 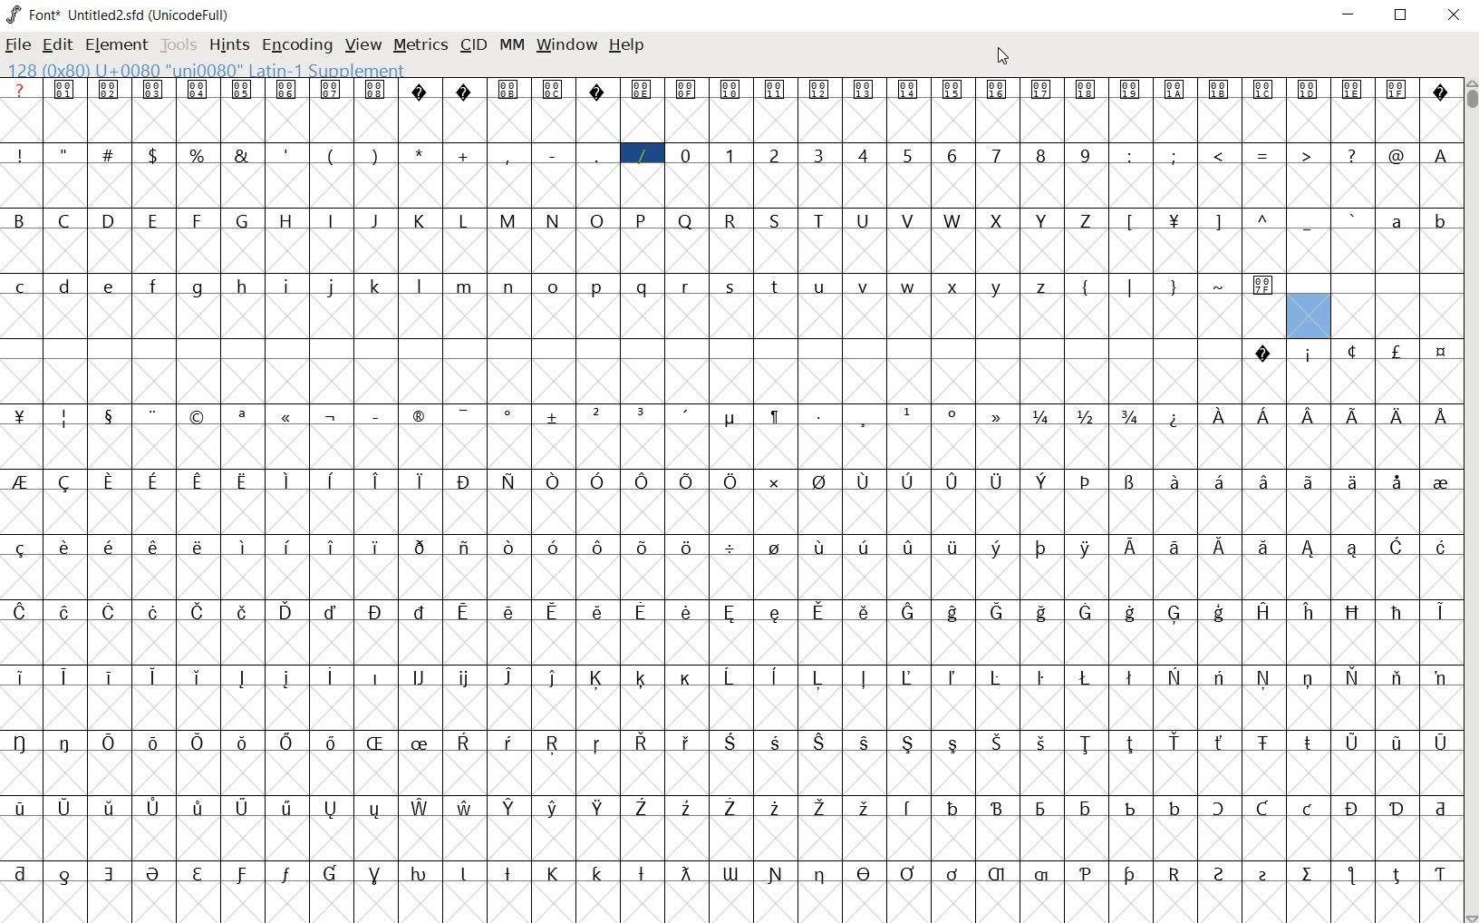 I want to click on glyph, so click(x=64, y=743).